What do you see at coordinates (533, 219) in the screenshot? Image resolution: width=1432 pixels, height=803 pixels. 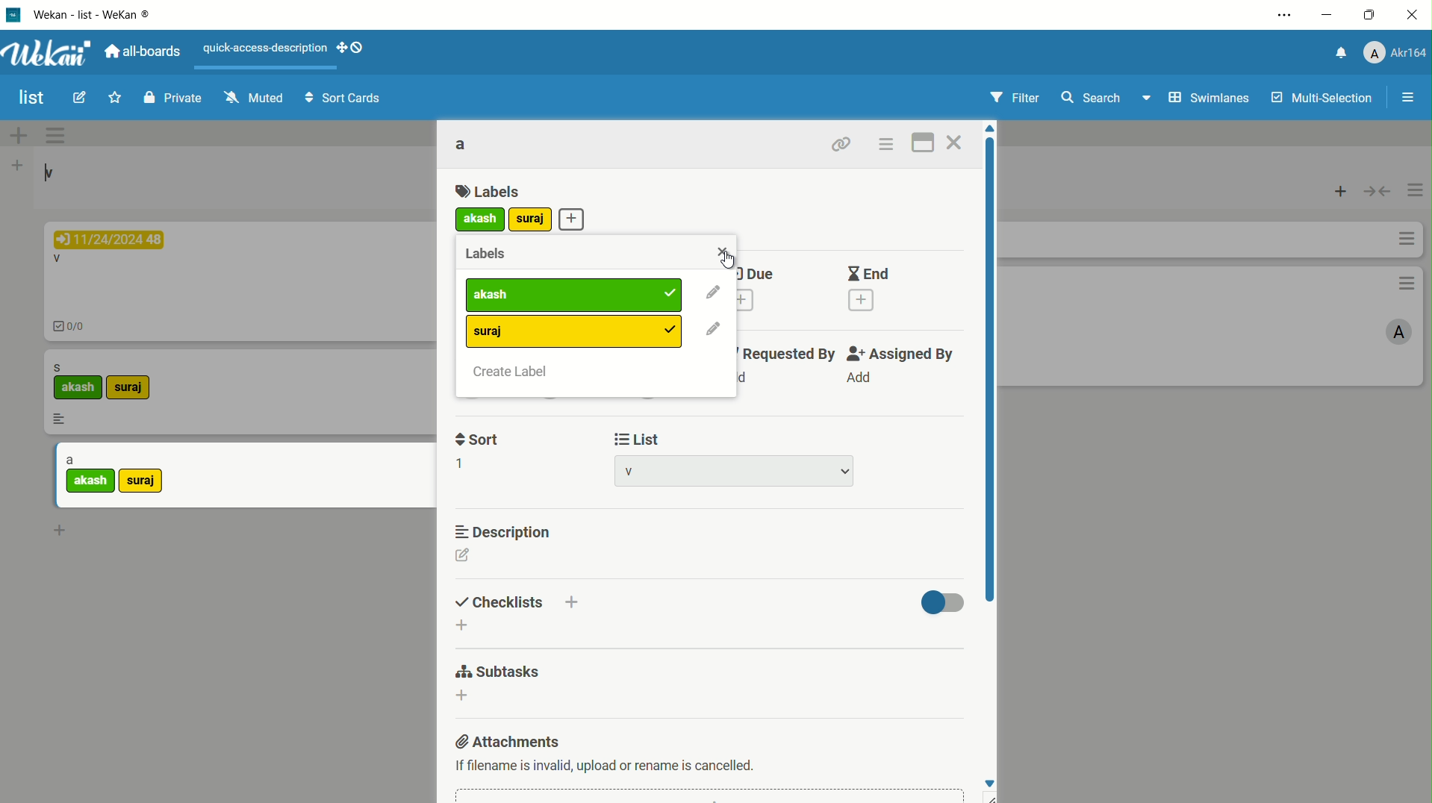 I see `add more label` at bounding box center [533, 219].